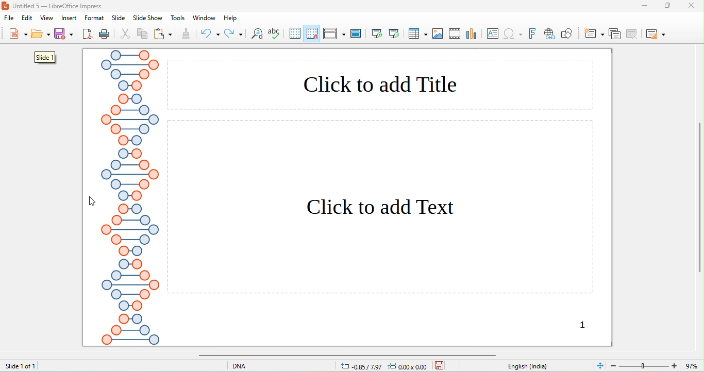 This screenshot has height=372, width=704. I want to click on vertical scroll bar, so click(699, 199).